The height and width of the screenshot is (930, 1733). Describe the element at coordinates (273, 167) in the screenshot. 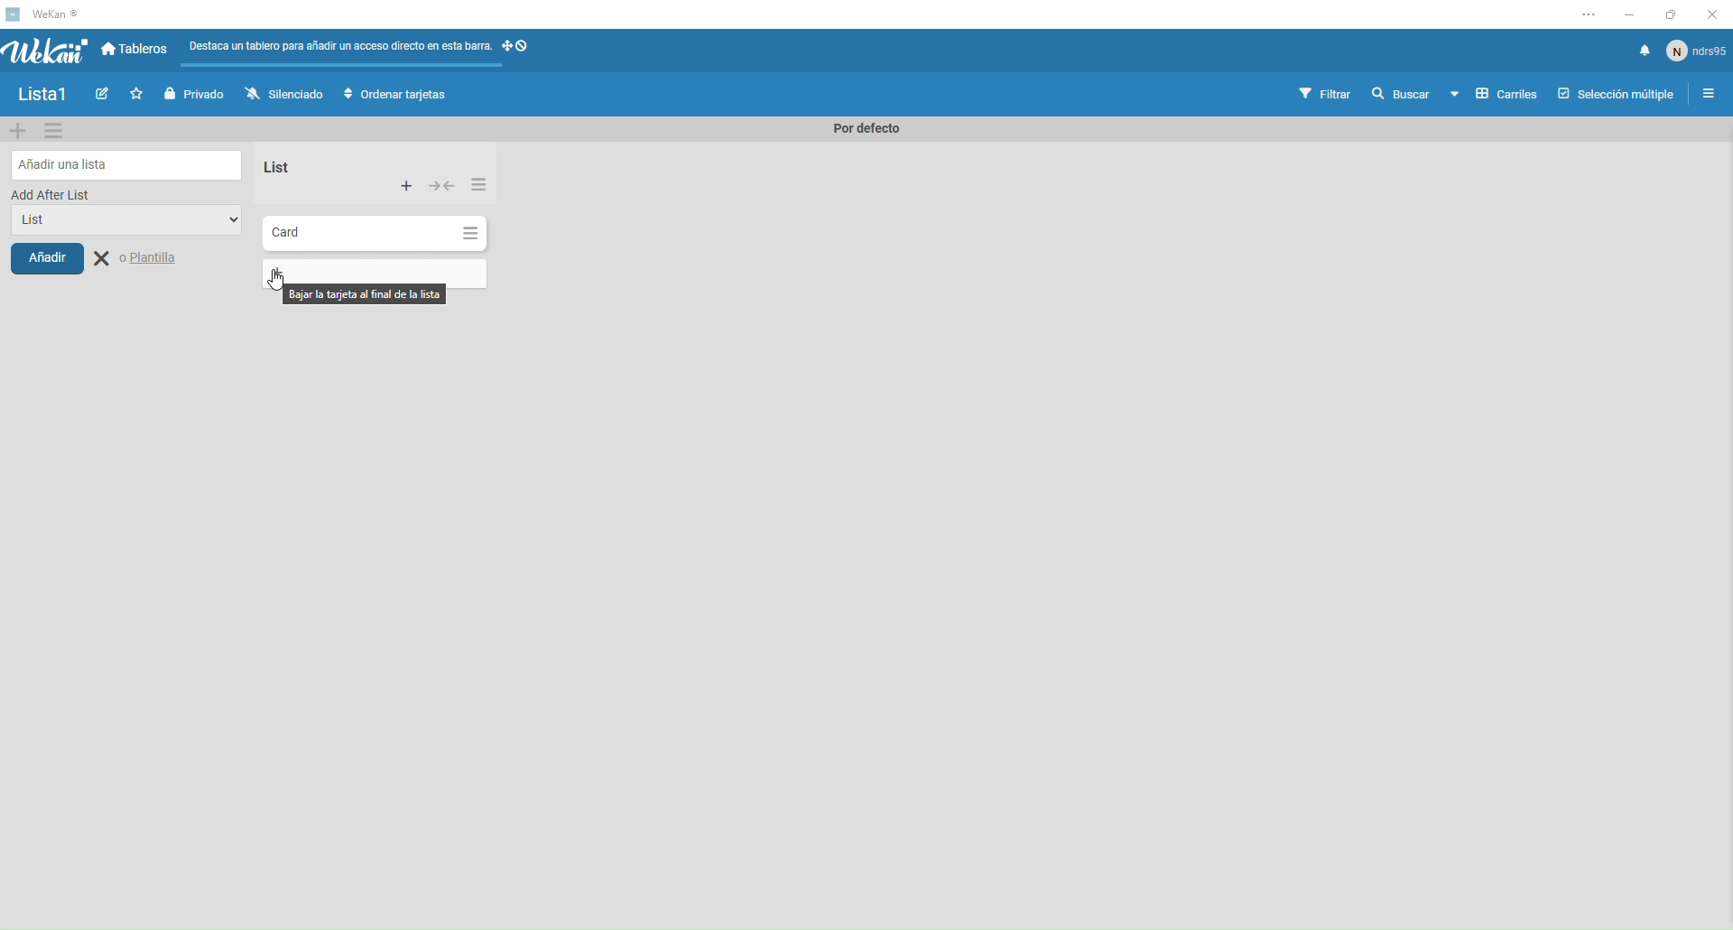

I see `List` at that location.